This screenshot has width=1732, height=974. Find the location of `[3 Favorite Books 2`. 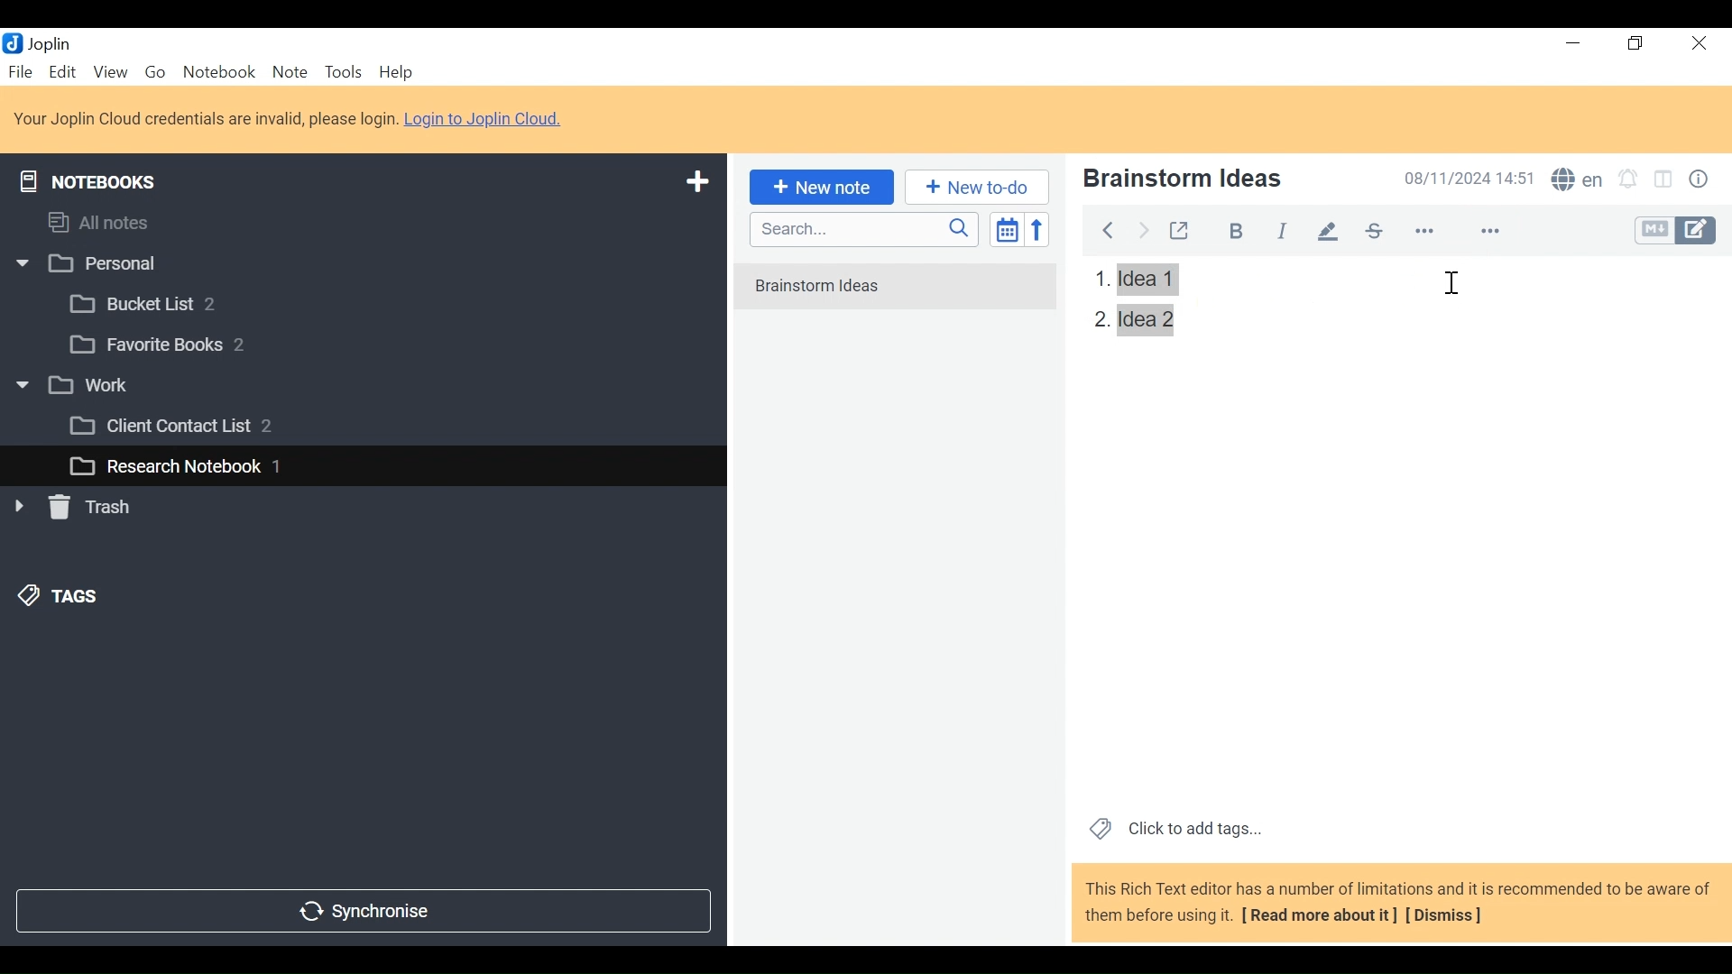

[3 Favorite Books 2 is located at coordinates (172, 345).